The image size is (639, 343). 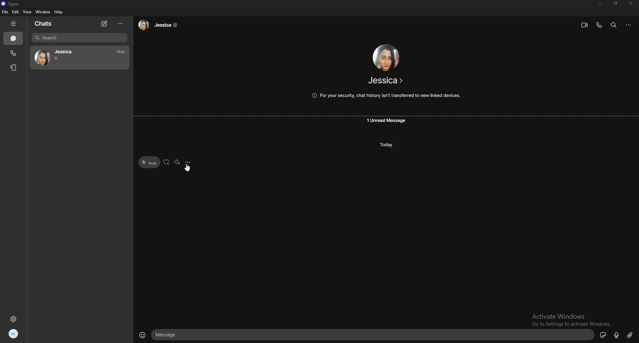 What do you see at coordinates (158, 24) in the screenshot?
I see `jessica` at bounding box center [158, 24].